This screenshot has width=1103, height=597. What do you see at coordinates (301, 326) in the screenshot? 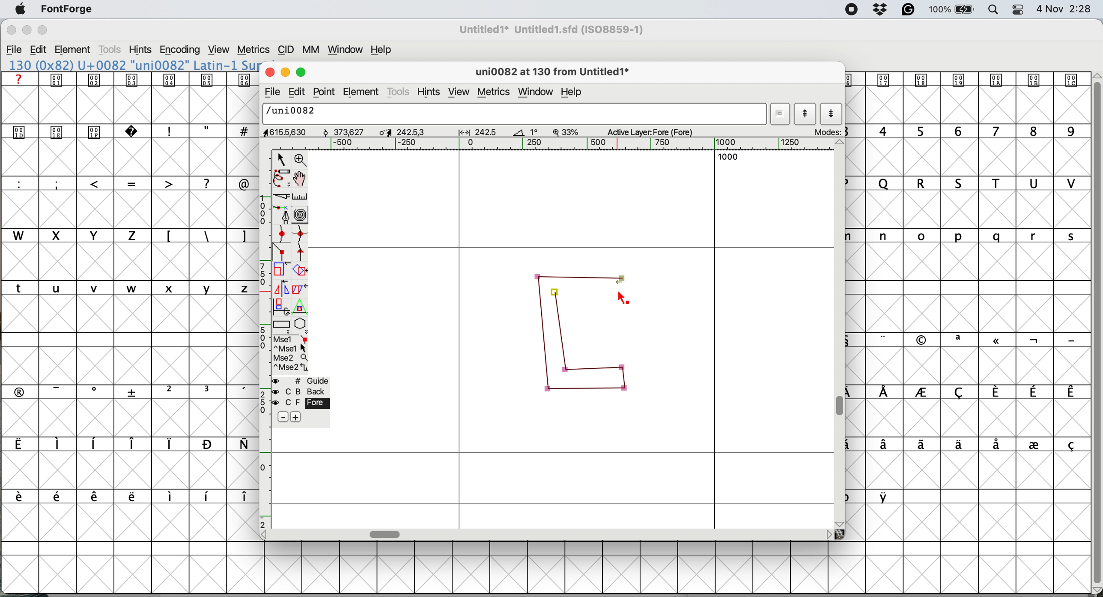
I see `stars and polygons` at bounding box center [301, 326].